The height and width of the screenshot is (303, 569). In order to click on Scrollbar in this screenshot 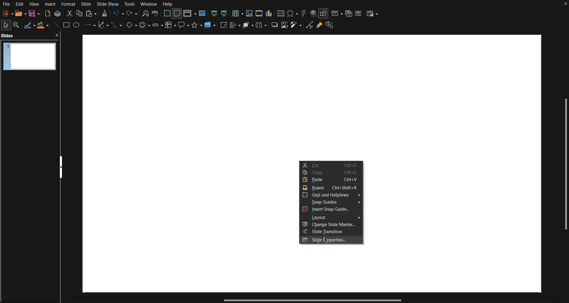, I will do `click(311, 300)`.